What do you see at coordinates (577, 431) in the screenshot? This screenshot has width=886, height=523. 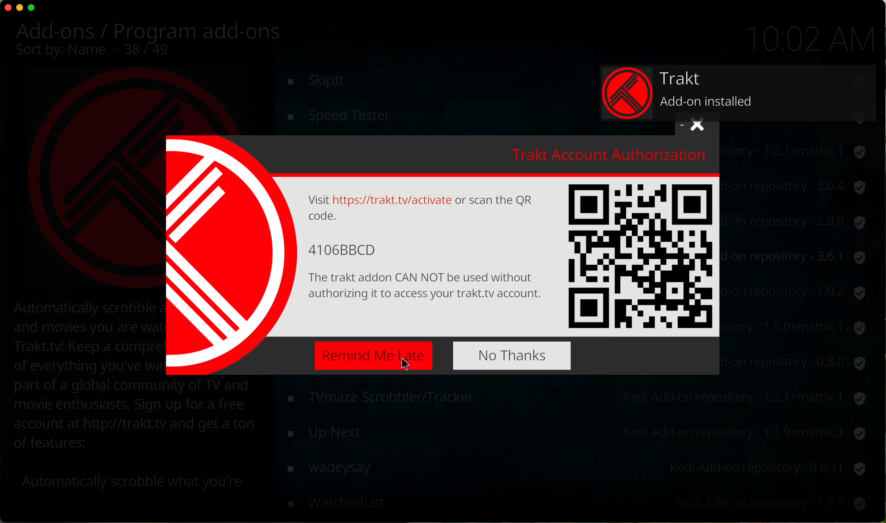 I see `where are you` at bounding box center [577, 431].